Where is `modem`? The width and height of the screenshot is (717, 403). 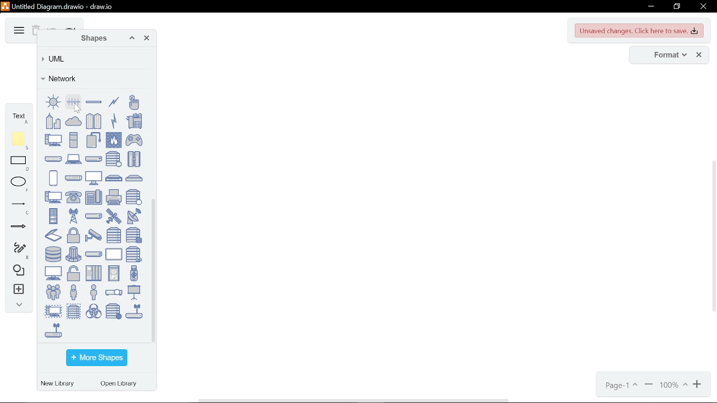
modem is located at coordinates (73, 178).